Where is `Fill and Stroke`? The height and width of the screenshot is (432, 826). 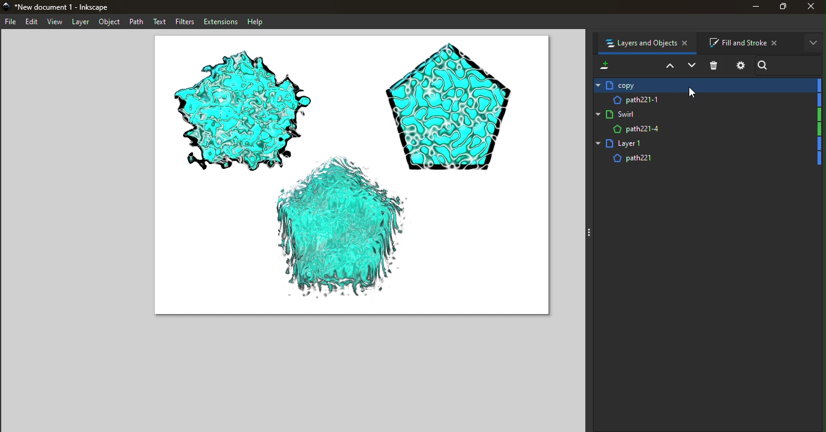
Fill and Stroke is located at coordinates (748, 43).